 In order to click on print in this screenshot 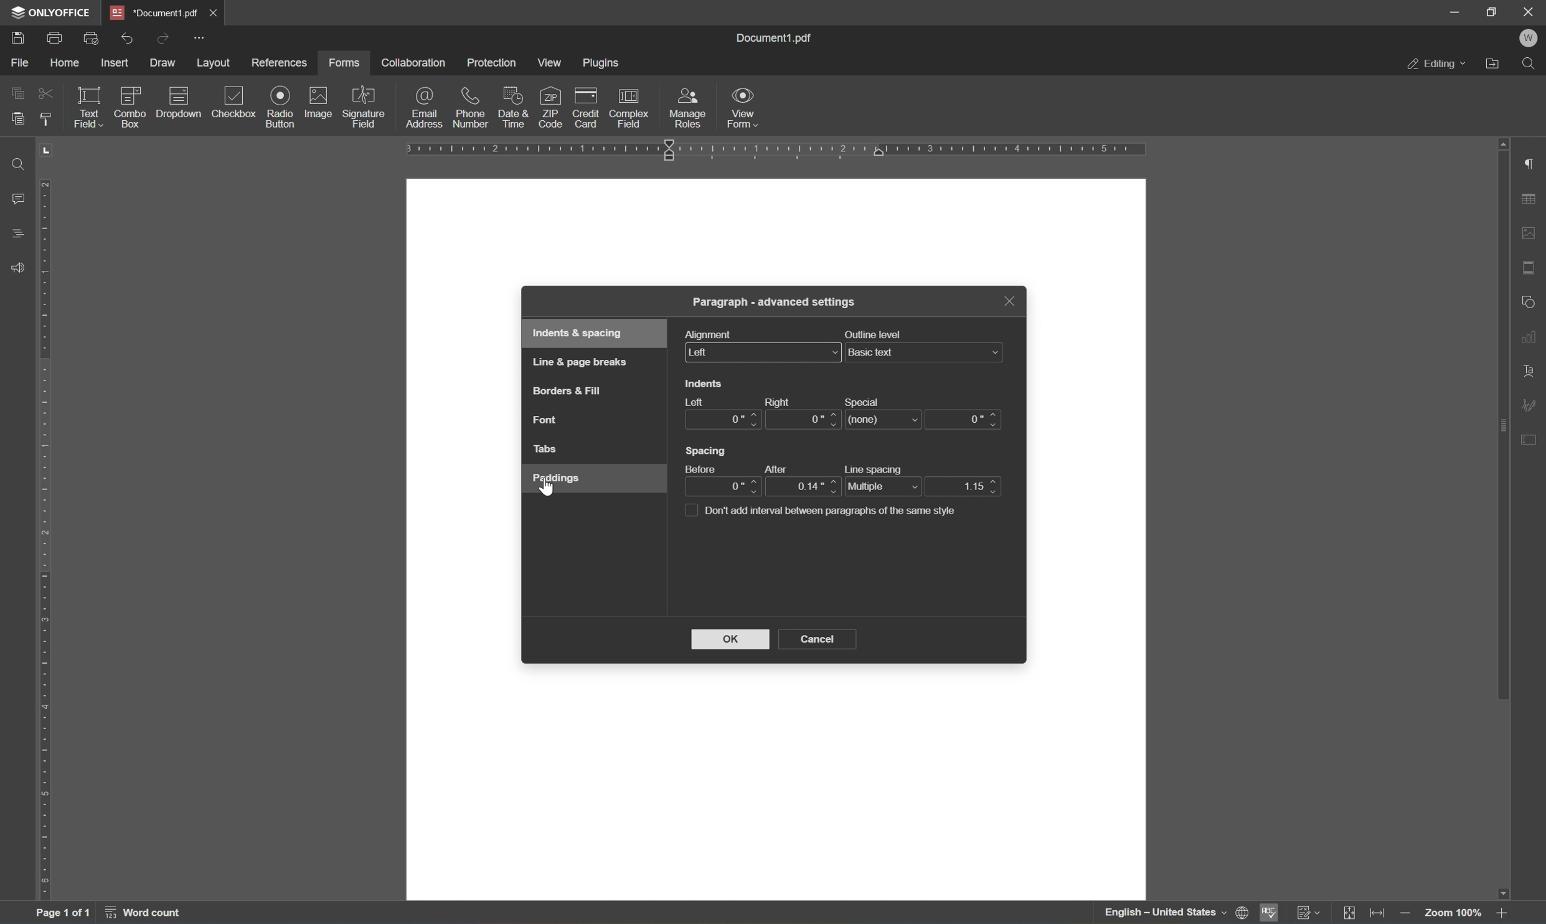, I will do `click(54, 37)`.